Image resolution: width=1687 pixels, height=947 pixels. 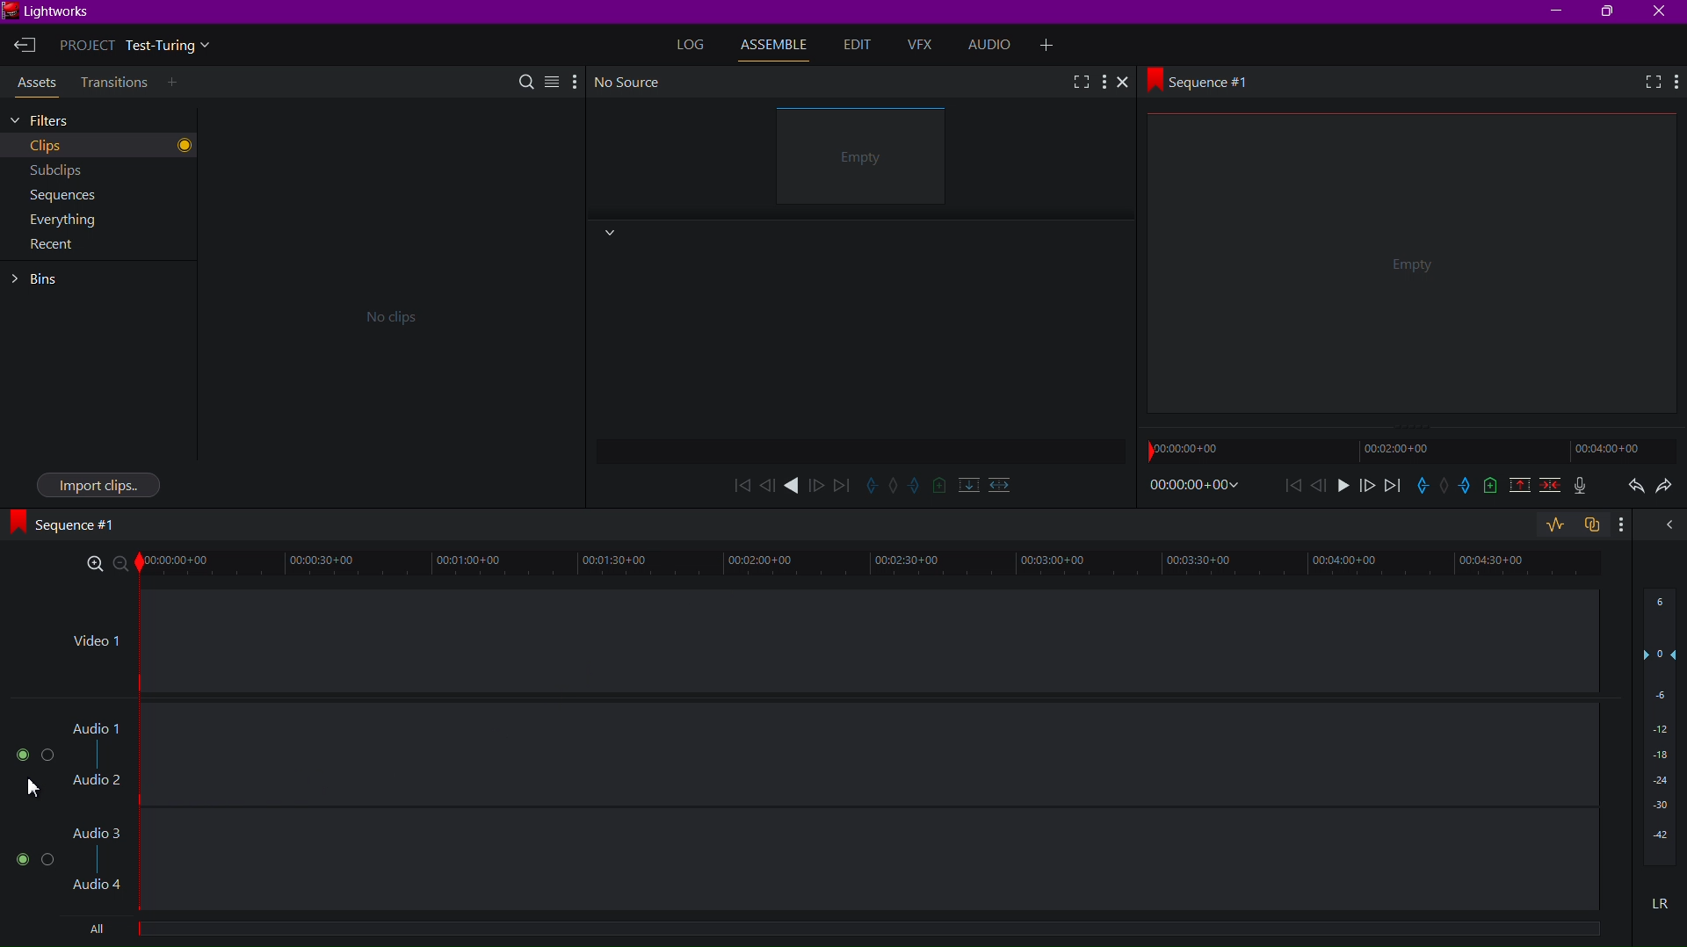 I want to click on close, so click(x=1668, y=525).